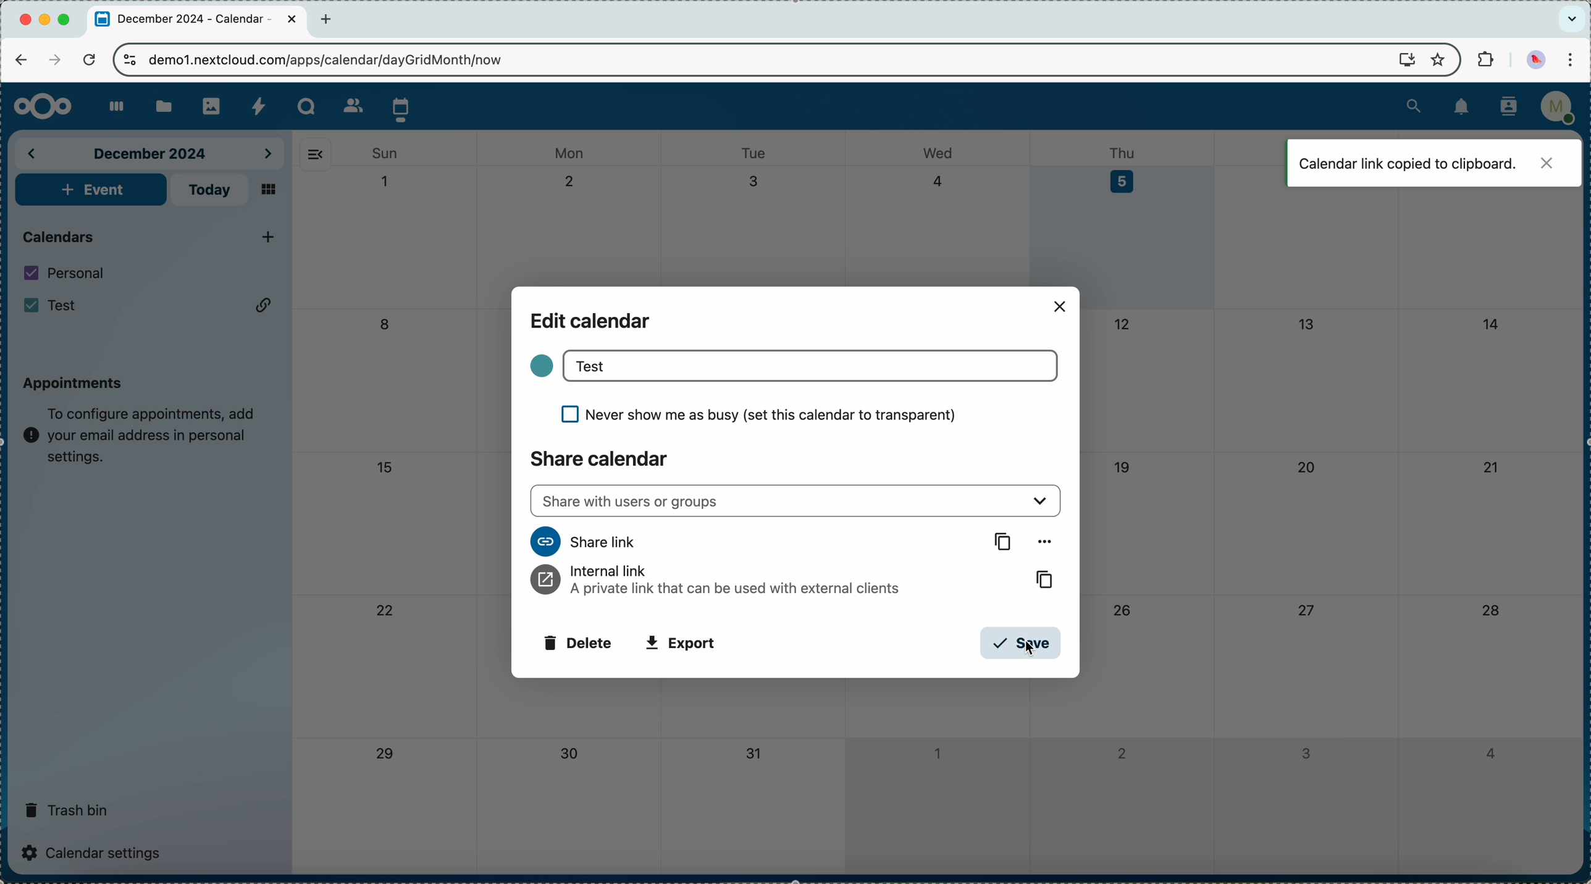  What do you see at coordinates (1488, 754) in the screenshot?
I see `4` at bounding box center [1488, 754].